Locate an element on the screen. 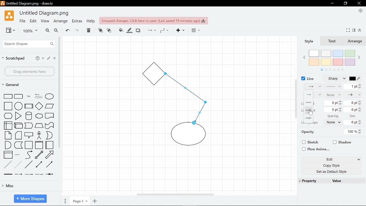 The width and height of the screenshot is (366, 206). size is located at coordinates (353, 116).